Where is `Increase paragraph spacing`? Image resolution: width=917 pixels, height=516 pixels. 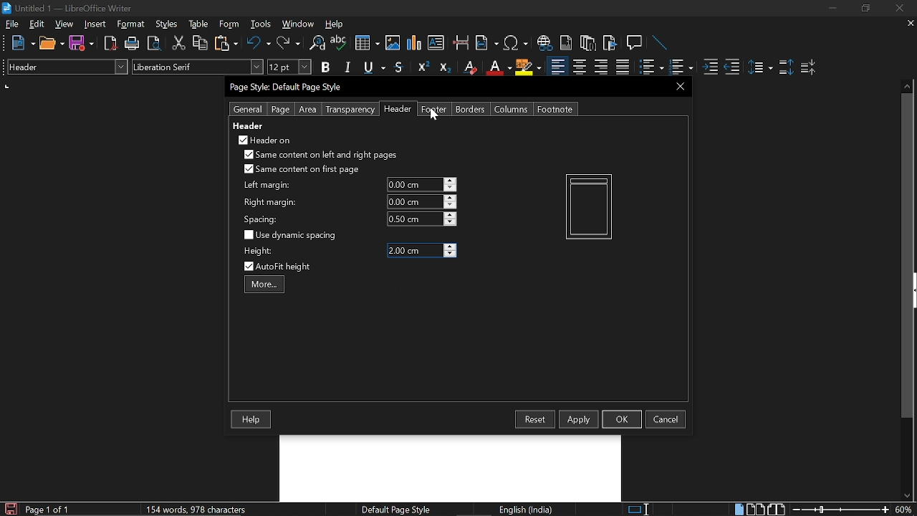 Increase paragraph spacing is located at coordinates (786, 68).